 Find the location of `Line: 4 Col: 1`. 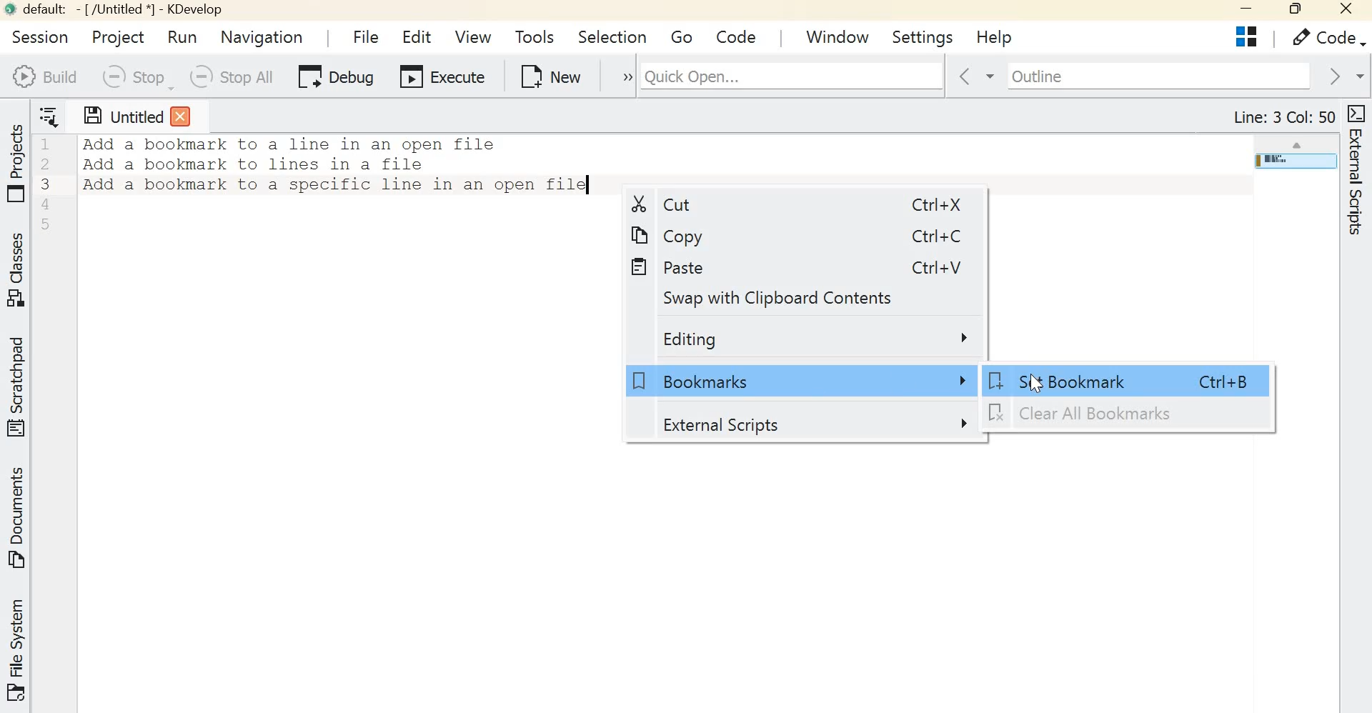

Line: 4 Col: 1 is located at coordinates (1287, 118).